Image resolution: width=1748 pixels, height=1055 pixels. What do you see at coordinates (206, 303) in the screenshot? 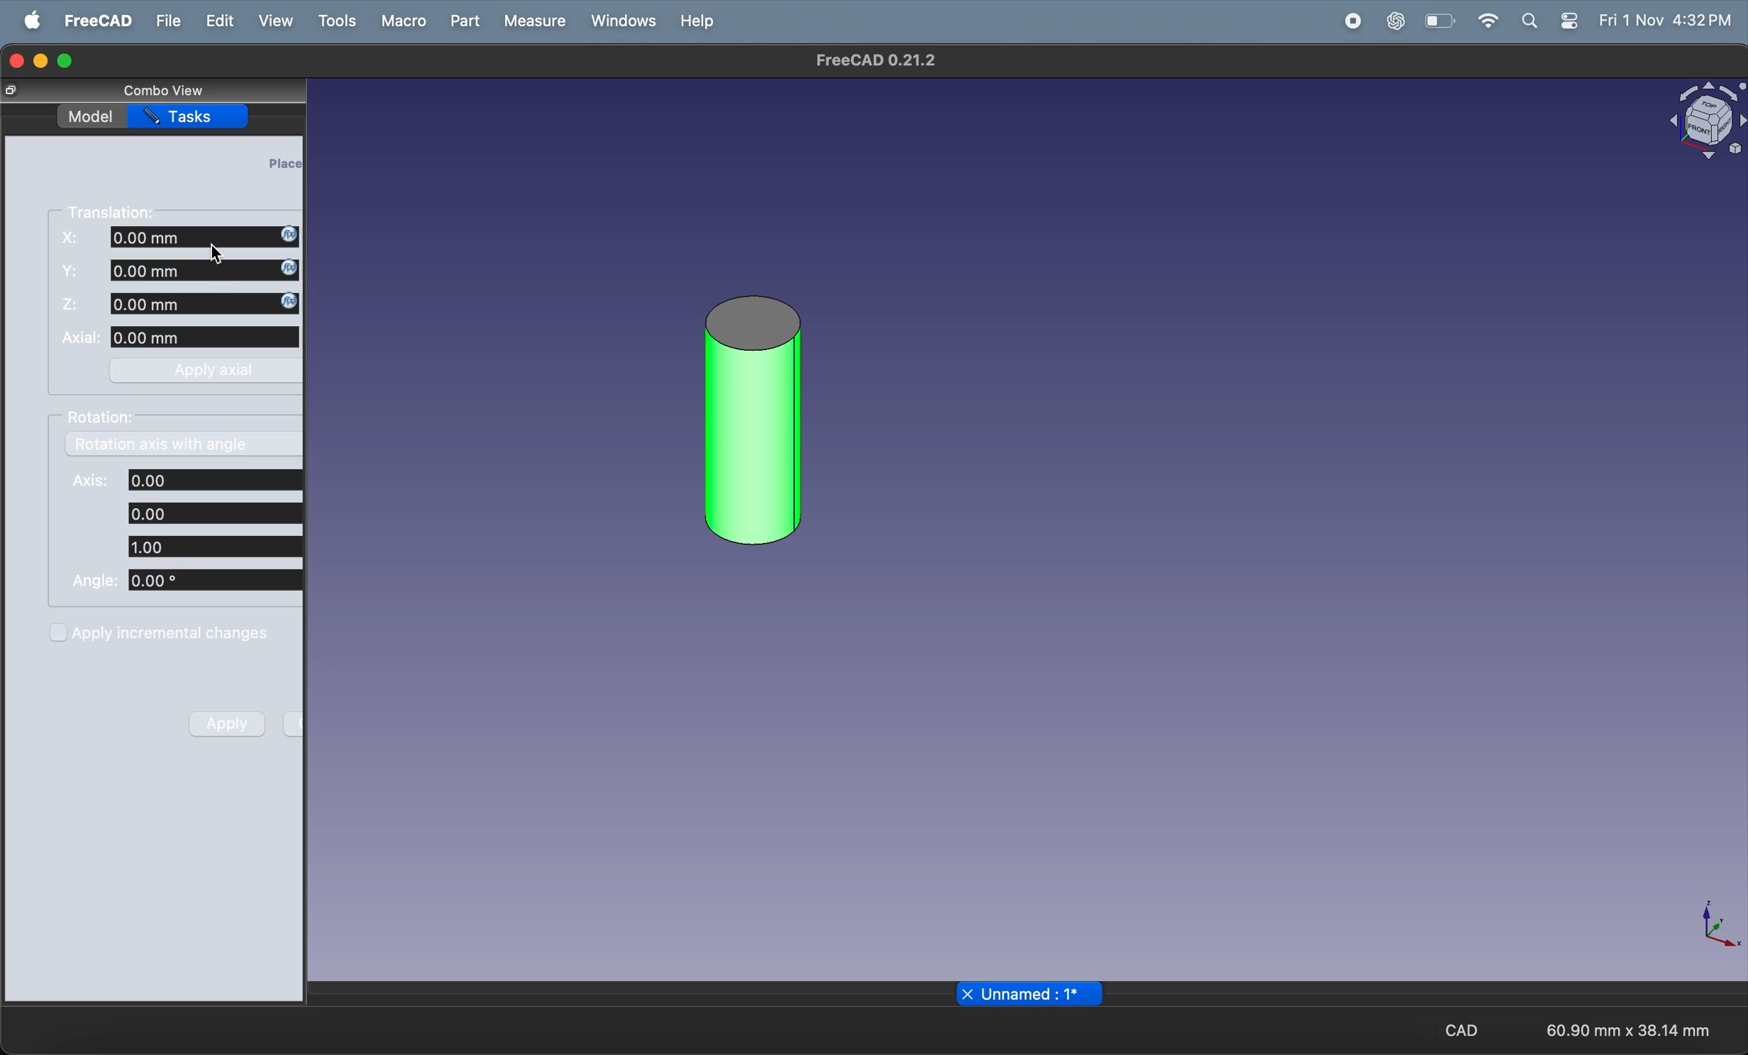
I see `z distance` at bounding box center [206, 303].